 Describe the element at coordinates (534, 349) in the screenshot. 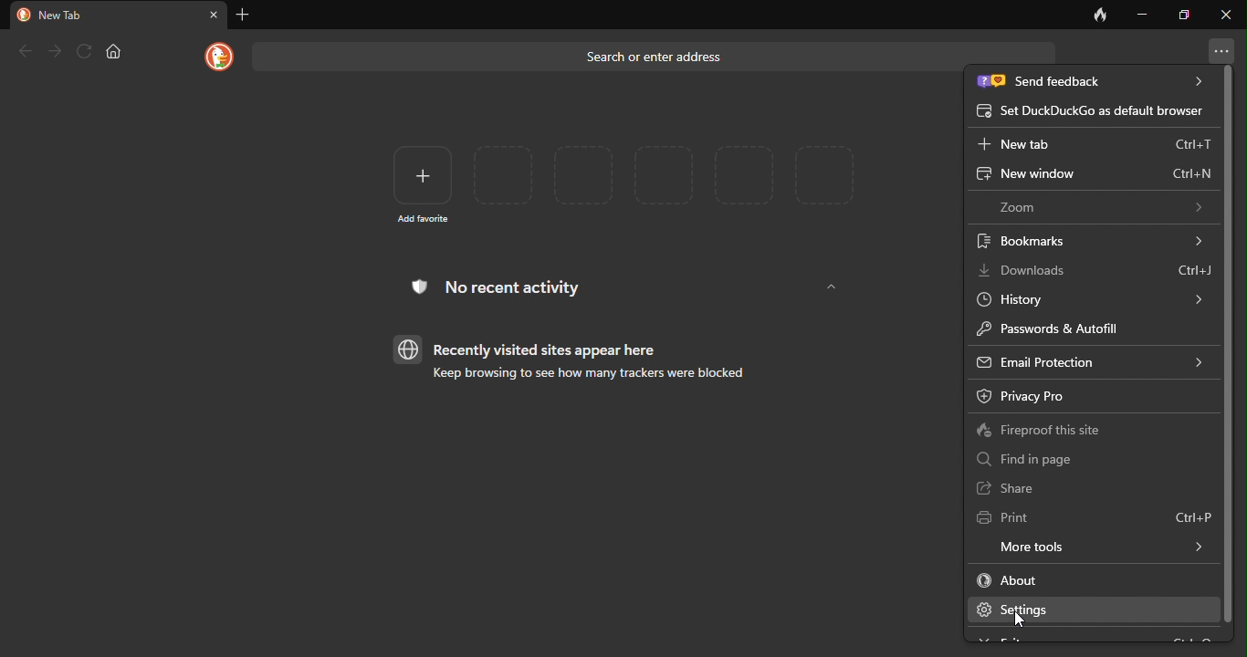

I see `recently visited sites appear here` at that location.